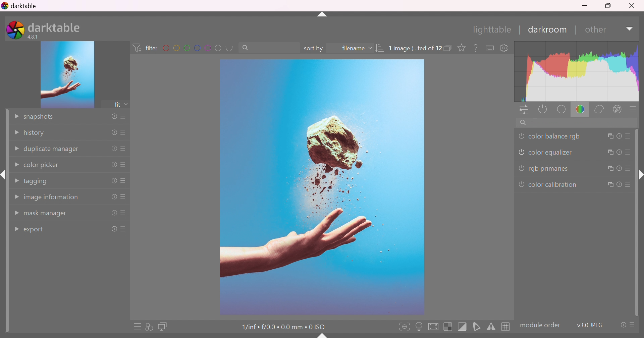 This screenshot has height=338, width=644. What do you see at coordinates (35, 133) in the screenshot?
I see `history` at bounding box center [35, 133].